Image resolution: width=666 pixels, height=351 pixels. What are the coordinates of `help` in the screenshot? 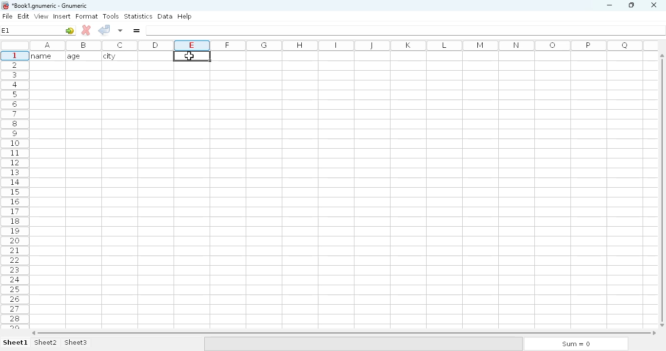 It's located at (184, 17).